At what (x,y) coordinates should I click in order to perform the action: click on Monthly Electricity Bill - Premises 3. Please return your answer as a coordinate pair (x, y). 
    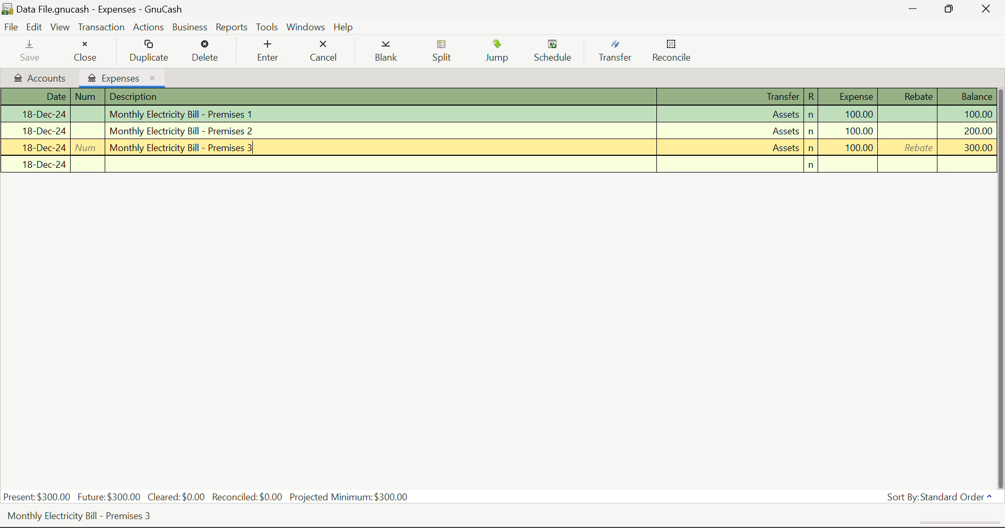
    Looking at the image, I should click on (83, 516).